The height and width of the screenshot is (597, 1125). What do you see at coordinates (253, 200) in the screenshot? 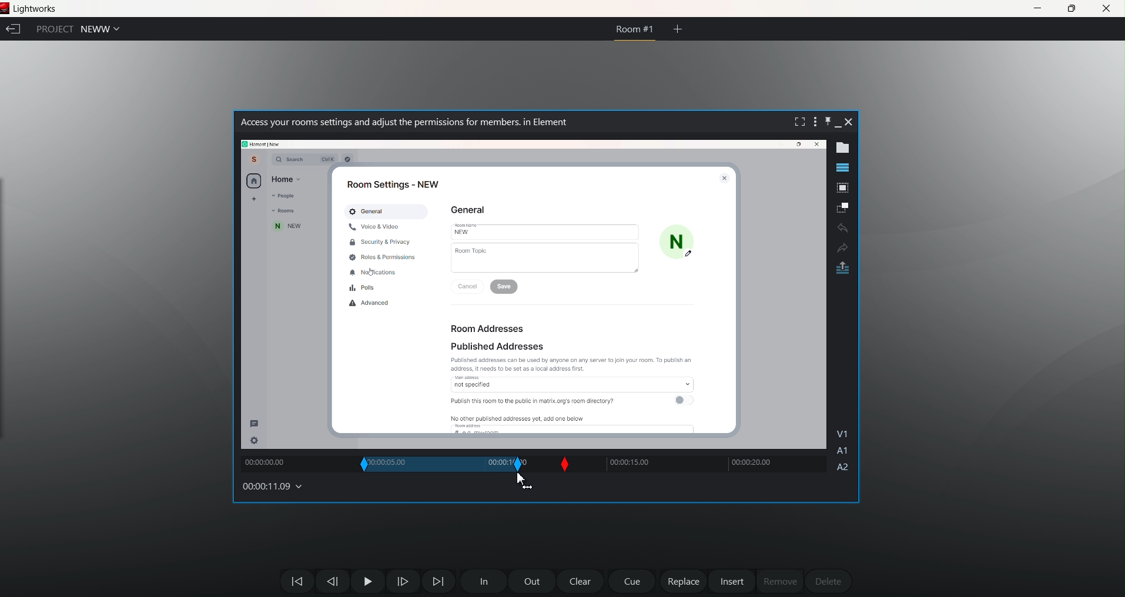
I see `add new` at bounding box center [253, 200].